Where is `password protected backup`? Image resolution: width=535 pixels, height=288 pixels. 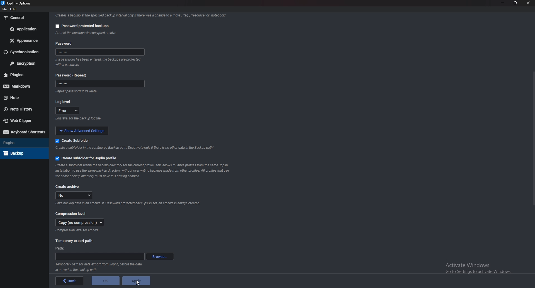
password protected backup is located at coordinates (81, 25).